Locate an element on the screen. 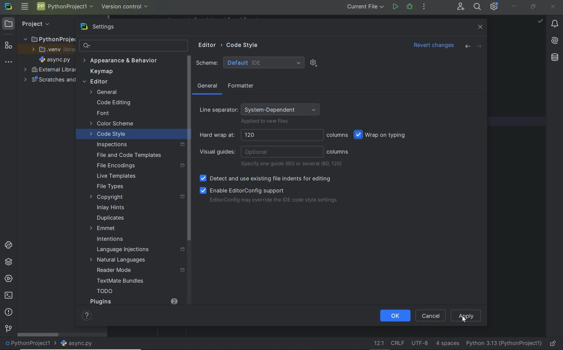 The height and width of the screenshot is (350, 563). Hard wrap at is located at coordinates (259, 134).